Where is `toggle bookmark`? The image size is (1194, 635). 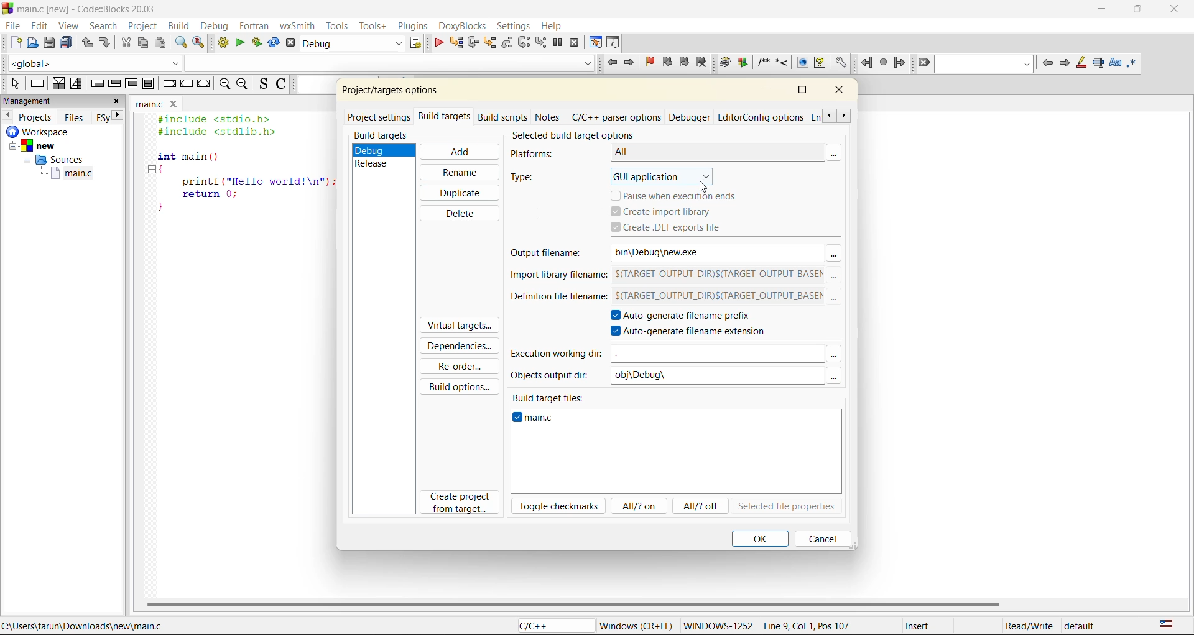 toggle bookmark is located at coordinates (652, 62).